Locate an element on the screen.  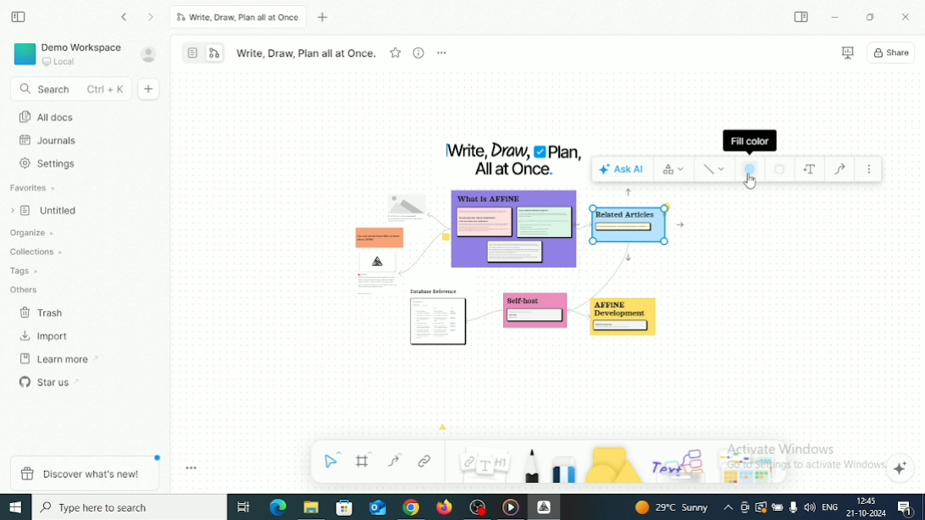
Account is located at coordinates (149, 54).